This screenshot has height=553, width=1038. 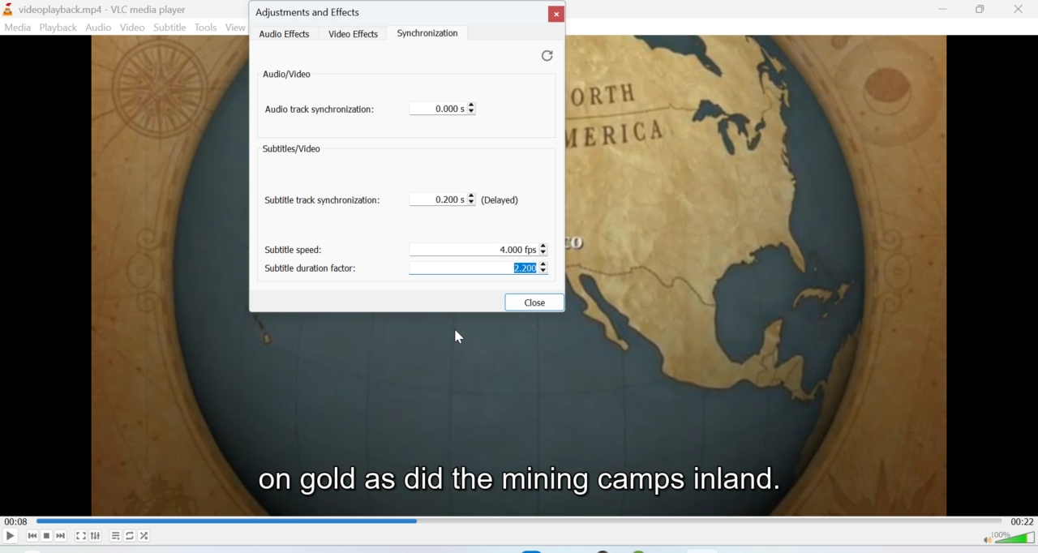 I want to click on view, so click(x=234, y=27).